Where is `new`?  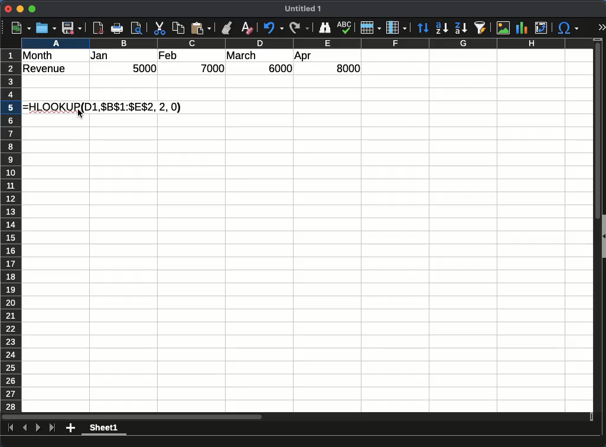
new is located at coordinates (21, 28).